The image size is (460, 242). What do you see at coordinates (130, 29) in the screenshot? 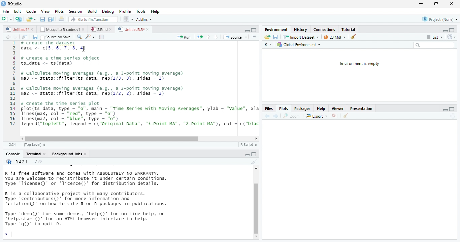
I see `UntitiedR.R"` at bounding box center [130, 29].